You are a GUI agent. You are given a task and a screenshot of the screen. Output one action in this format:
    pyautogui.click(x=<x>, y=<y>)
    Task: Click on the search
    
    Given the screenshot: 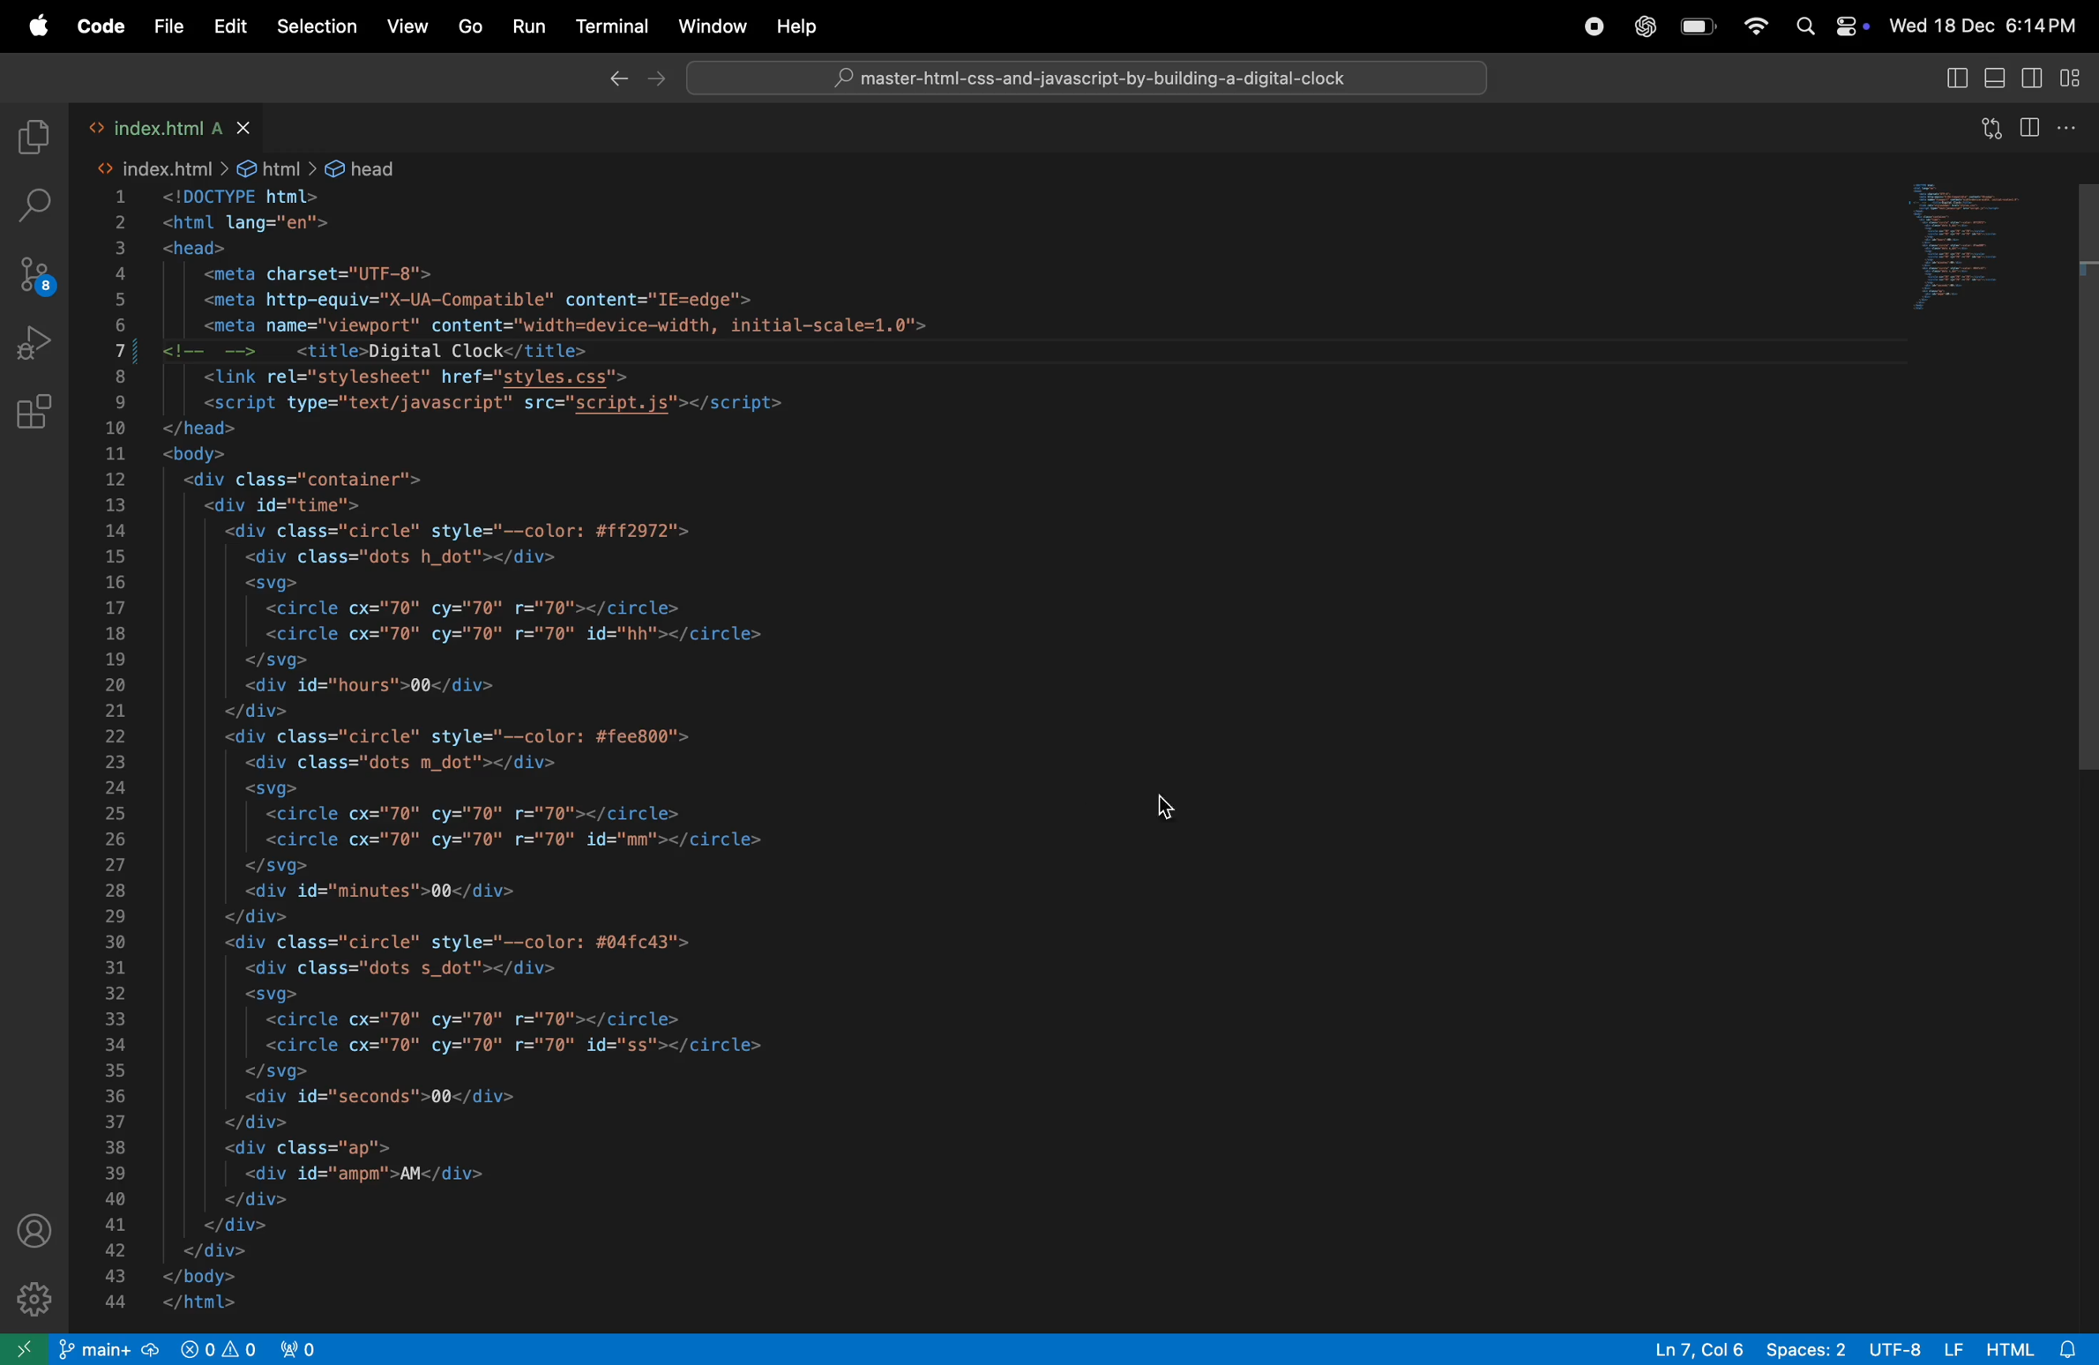 What is the action you would take?
    pyautogui.click(x=41, y=206)
    